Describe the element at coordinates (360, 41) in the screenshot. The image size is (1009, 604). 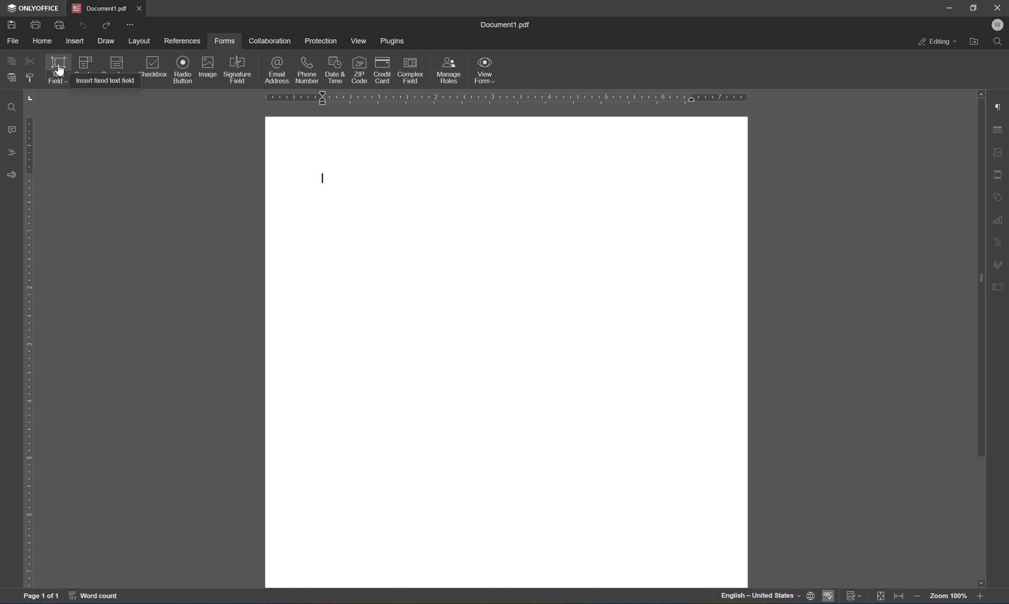
I see `view` at that location.